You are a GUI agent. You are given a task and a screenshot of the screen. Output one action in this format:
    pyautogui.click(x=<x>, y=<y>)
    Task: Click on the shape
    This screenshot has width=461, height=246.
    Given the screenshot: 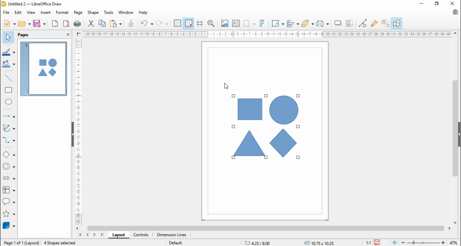 What is the action you would take?
    pyautogui.click(x=93, y=13)
    